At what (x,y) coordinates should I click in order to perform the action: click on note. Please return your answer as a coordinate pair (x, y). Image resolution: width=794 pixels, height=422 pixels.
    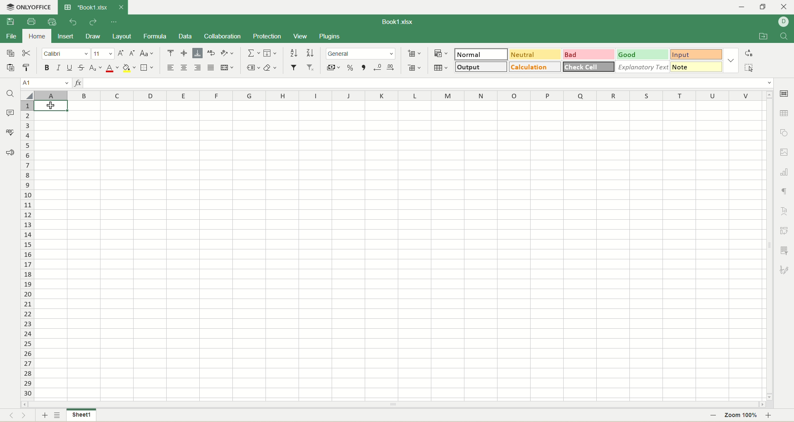
    Looking at the image, I should click on (695, 67).